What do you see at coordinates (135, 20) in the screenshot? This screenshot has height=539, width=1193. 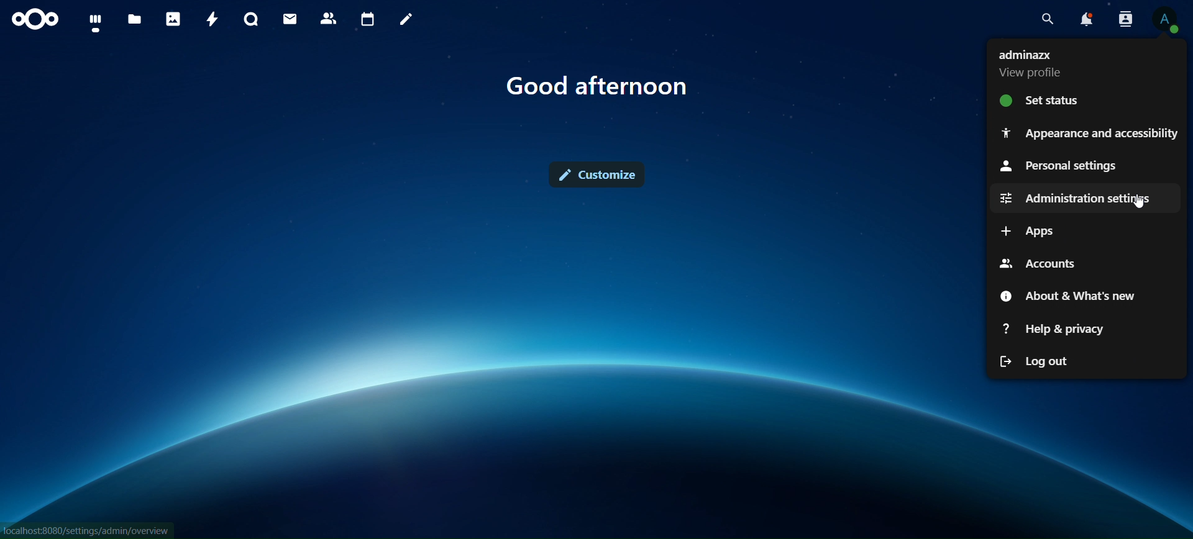 I see `files` at bounding box center [135, 20].